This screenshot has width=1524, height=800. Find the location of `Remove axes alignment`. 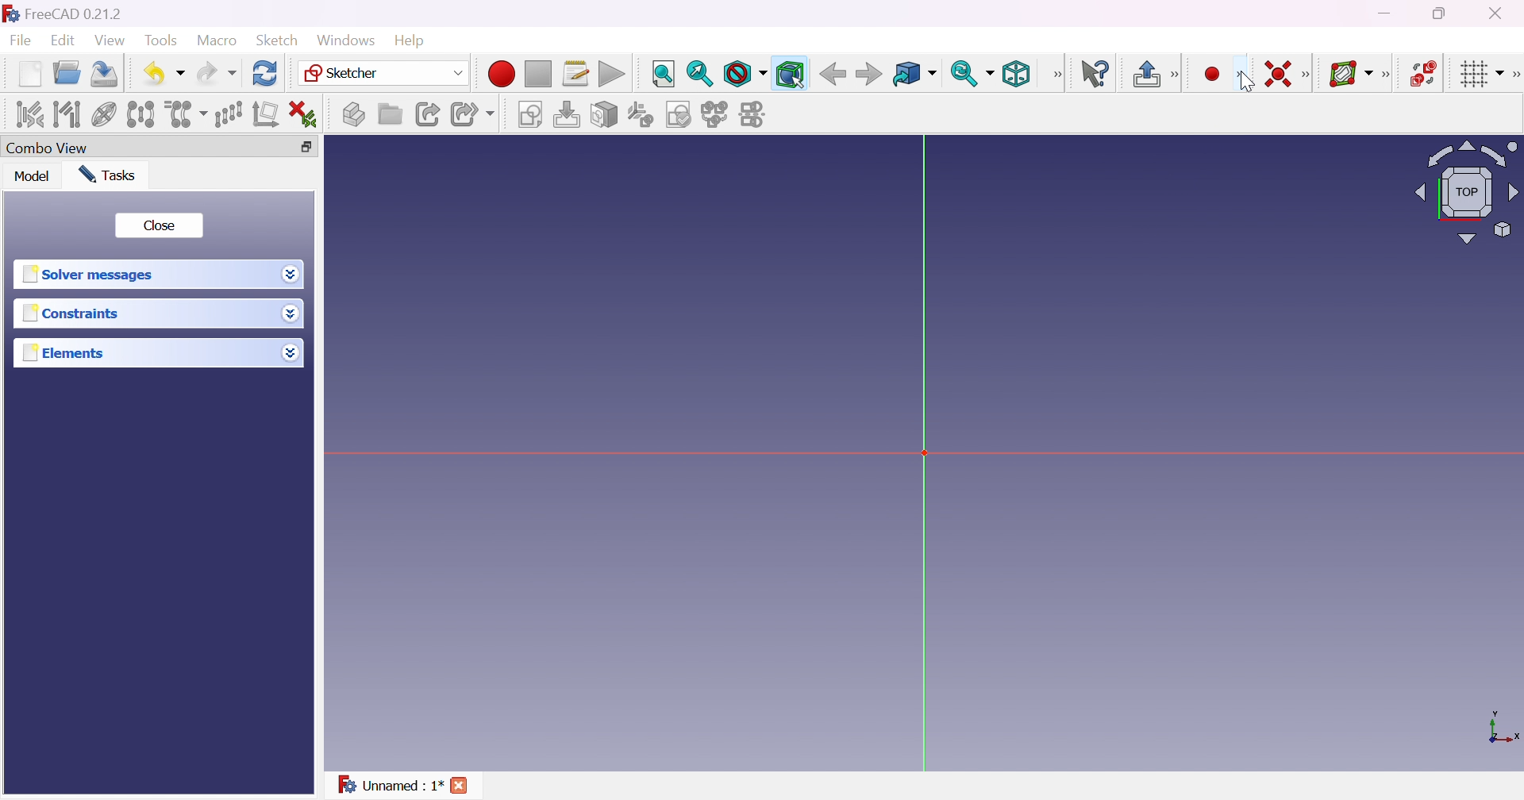

Remove axes alignment is located at coordinates (264, 115).